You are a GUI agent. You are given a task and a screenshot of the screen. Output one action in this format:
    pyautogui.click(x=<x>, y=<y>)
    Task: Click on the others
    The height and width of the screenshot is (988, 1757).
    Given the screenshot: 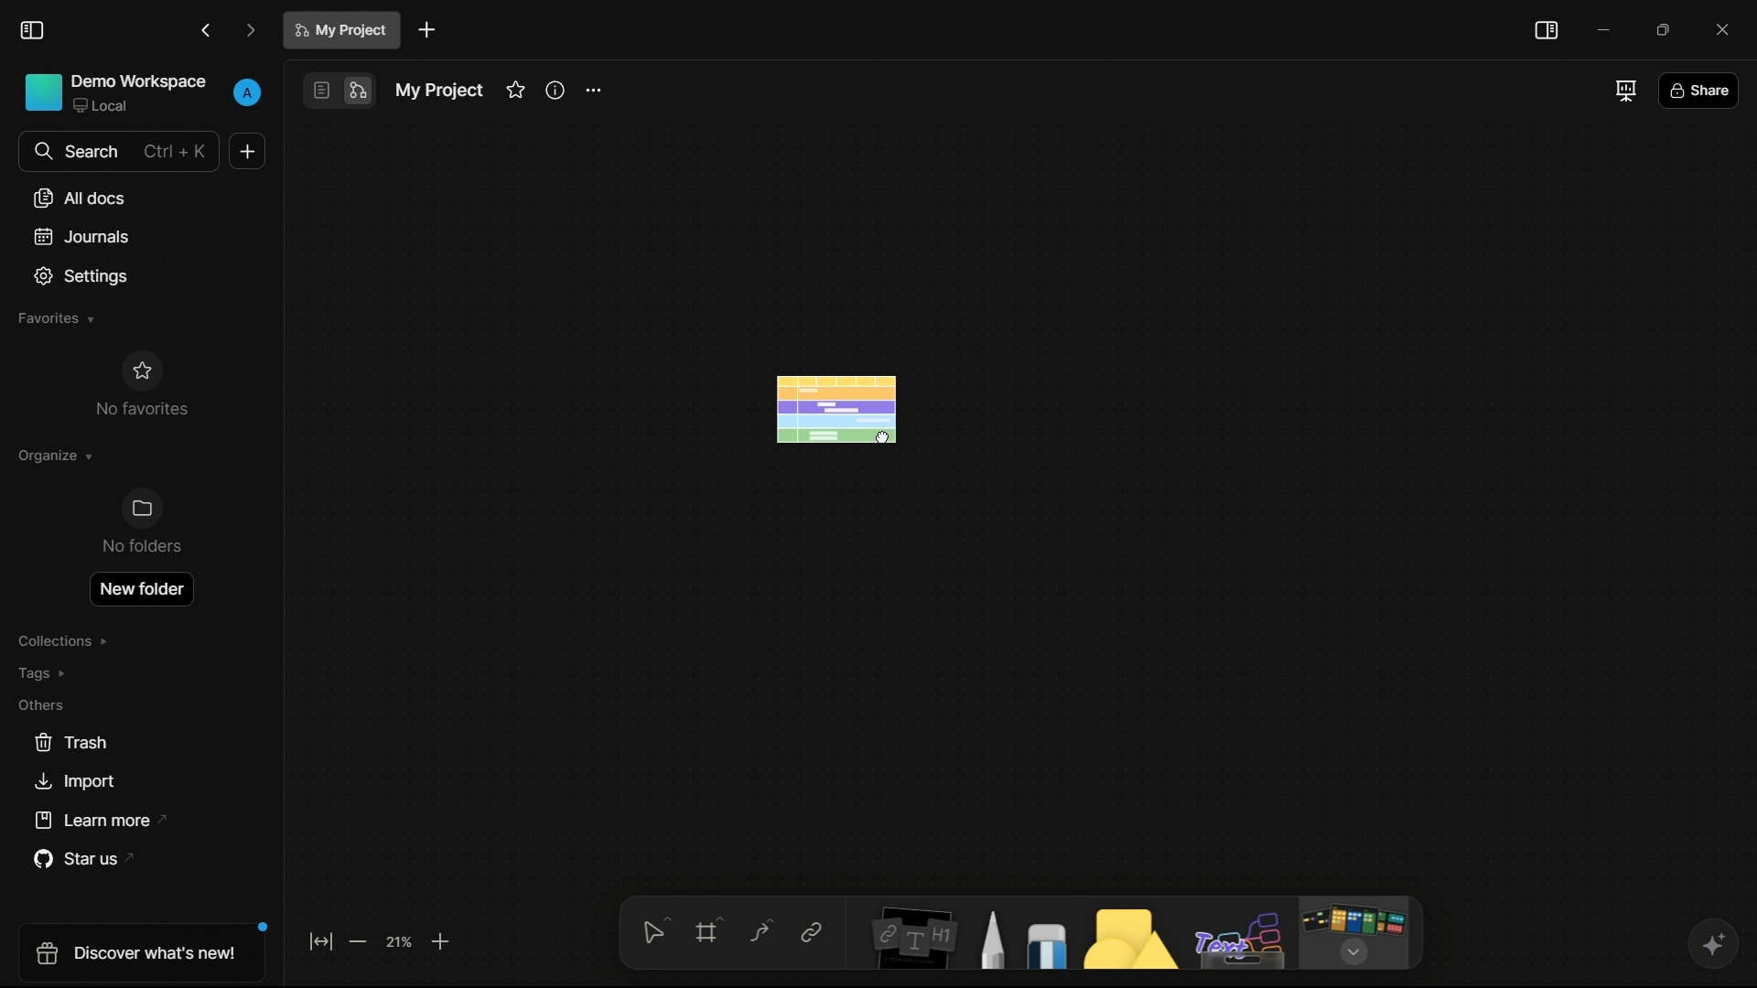 What is the action you would take?
    pyautogui.click(x=42, y=704)
    